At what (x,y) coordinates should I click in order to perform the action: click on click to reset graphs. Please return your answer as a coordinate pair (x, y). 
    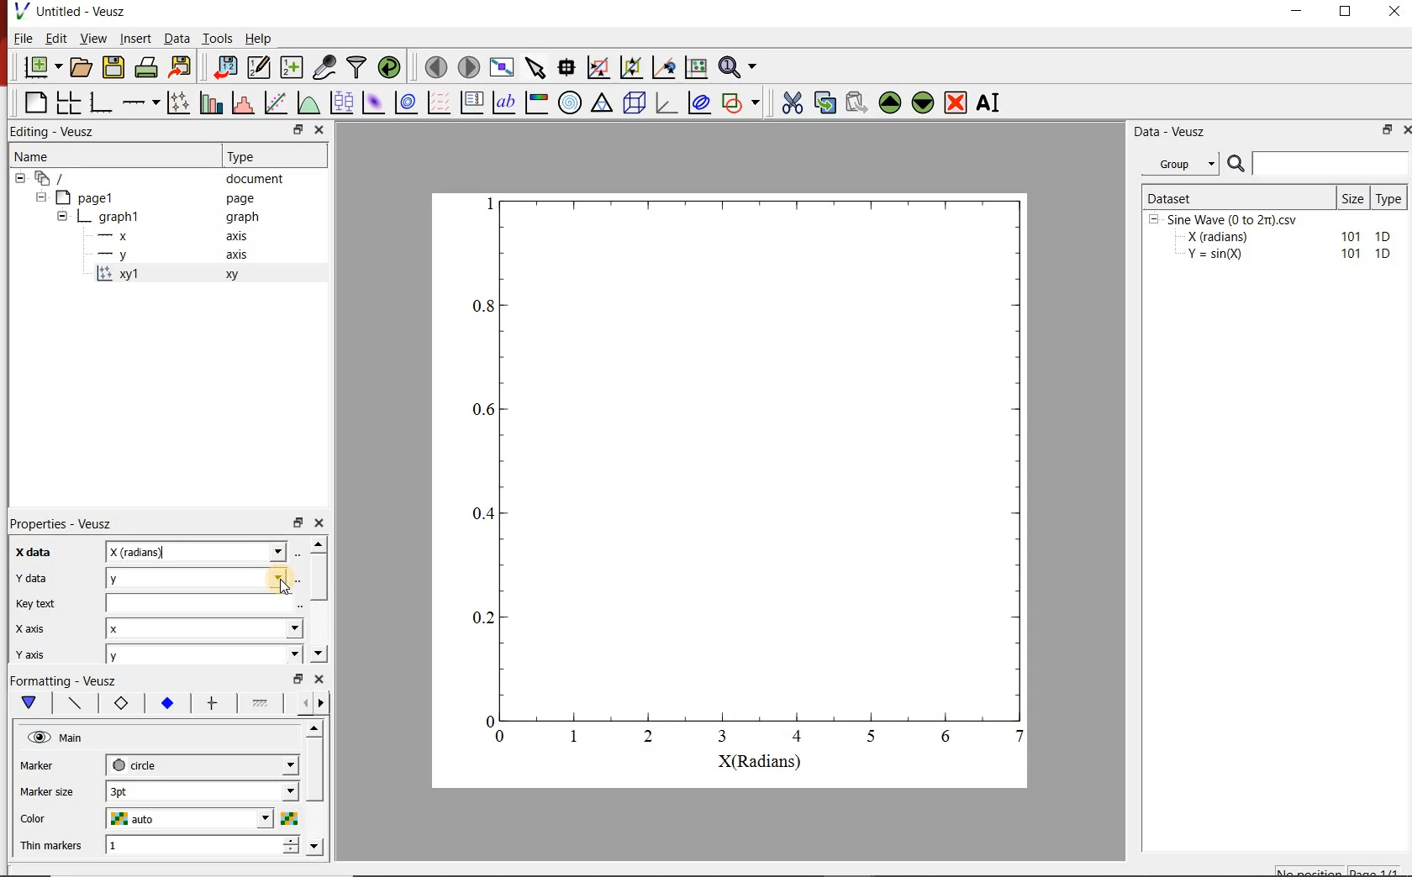
    Looking at the image, I should click on (696, 66).